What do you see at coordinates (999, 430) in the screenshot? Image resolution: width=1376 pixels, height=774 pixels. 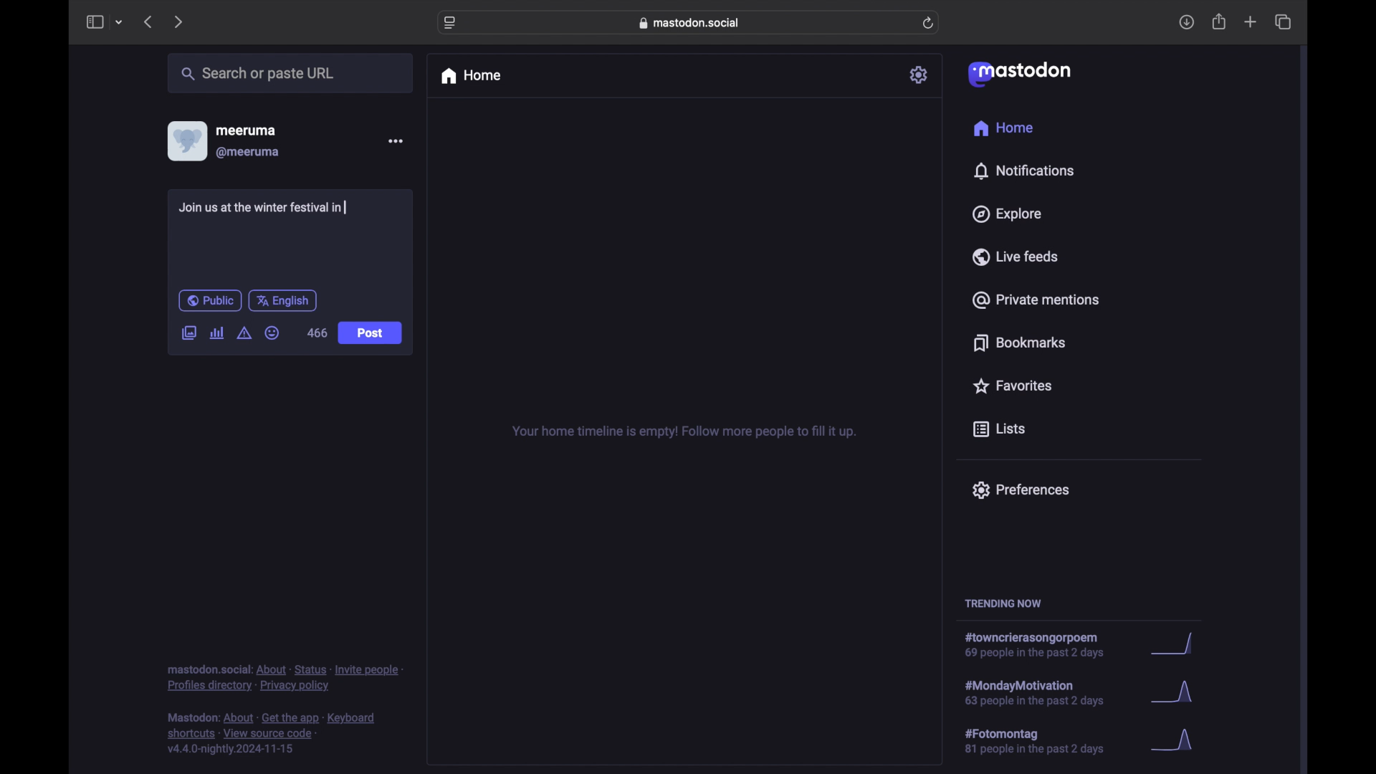 I see `lists` at bounding box center [999, 430].